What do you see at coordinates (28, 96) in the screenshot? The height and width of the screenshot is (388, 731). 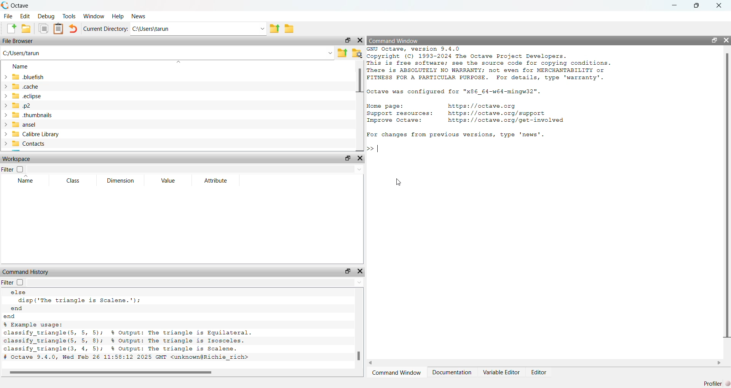 I see `.eclipse` at bounding box center [28, 96].